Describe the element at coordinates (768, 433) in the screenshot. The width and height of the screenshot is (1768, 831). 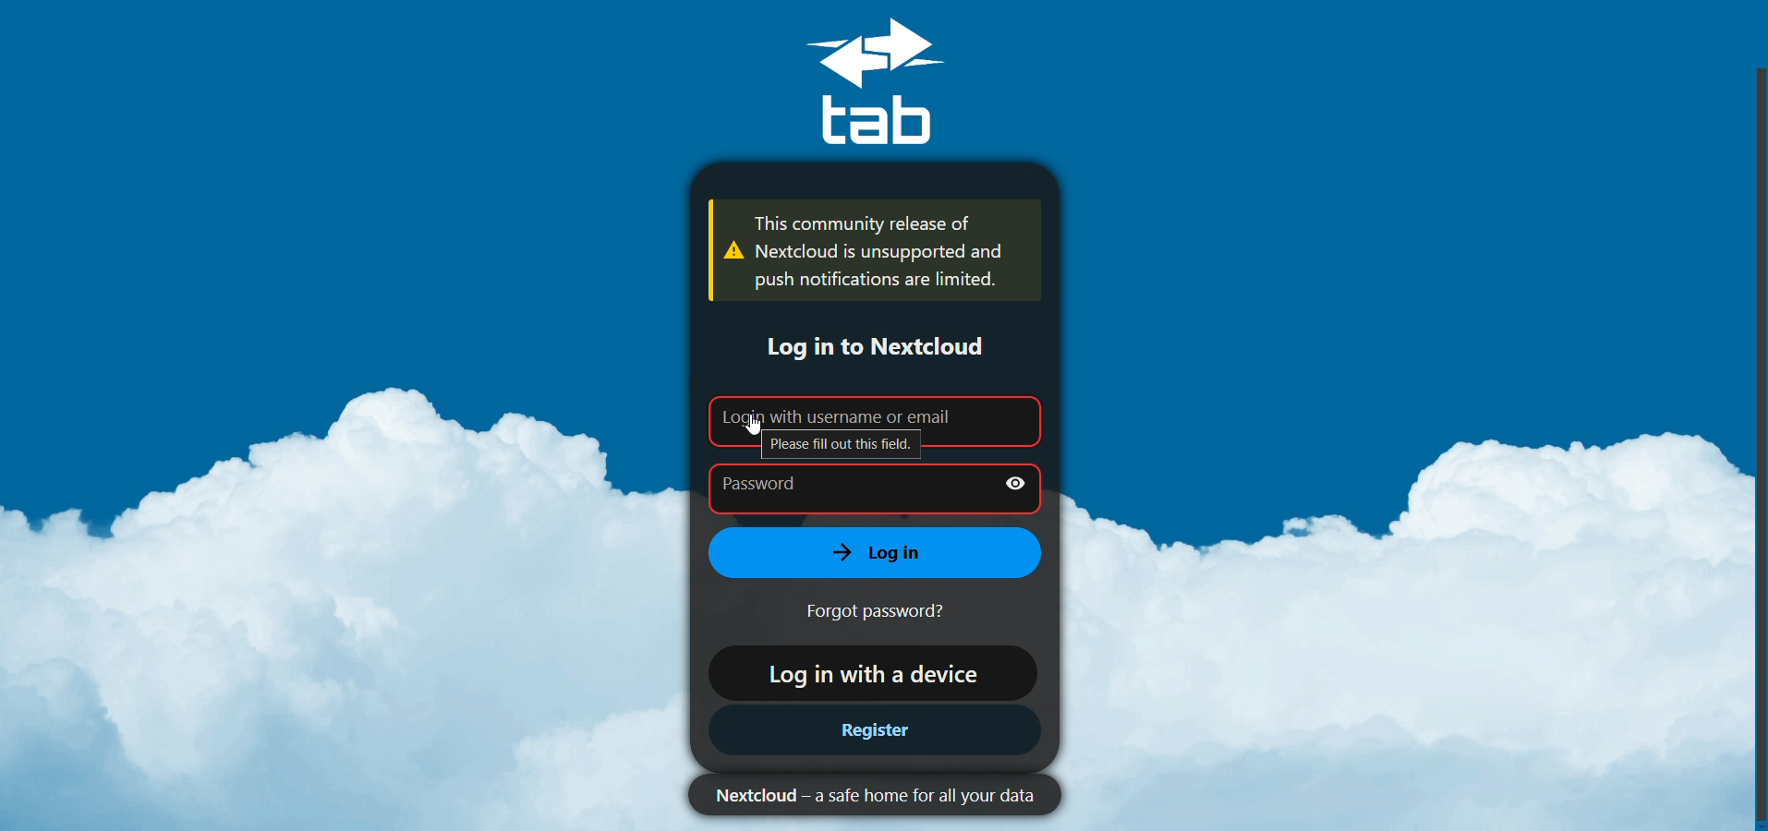
I see `Mouse pointer` at that location.